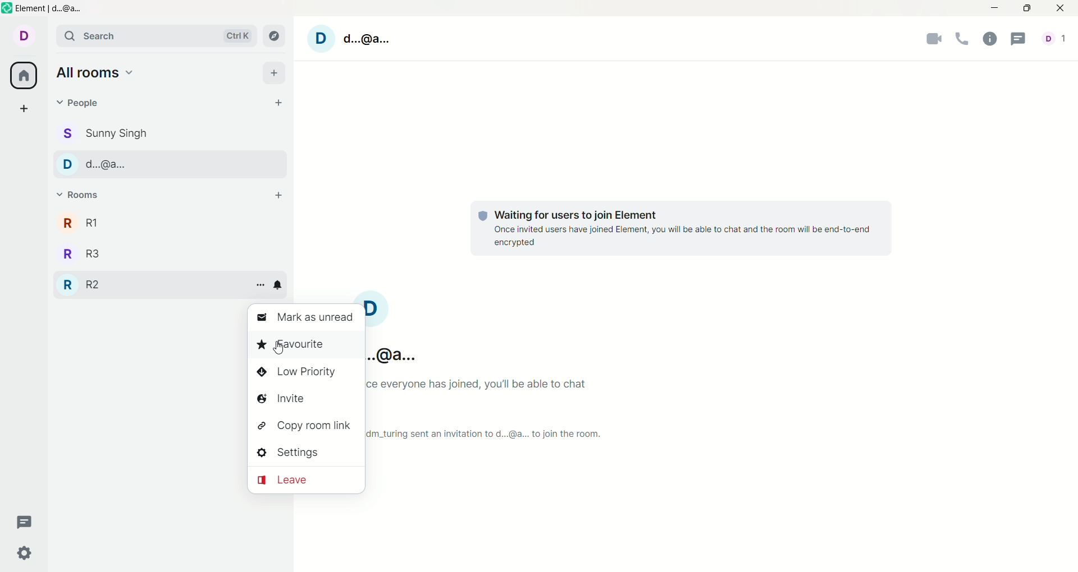  What do you see at coordinates (307, 372) in the screenshot?
I see `low priority` at bounding box center [307, 372].